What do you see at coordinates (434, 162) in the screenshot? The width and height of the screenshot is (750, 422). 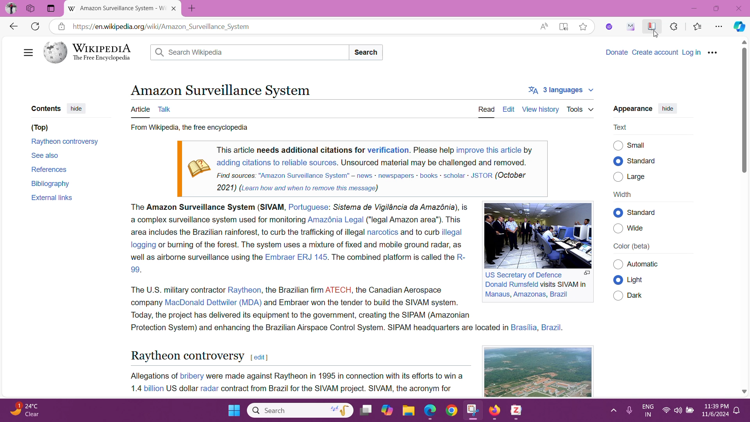 I see `Unsourced material may be challenged and removed.` at bounding box center [434, 162].